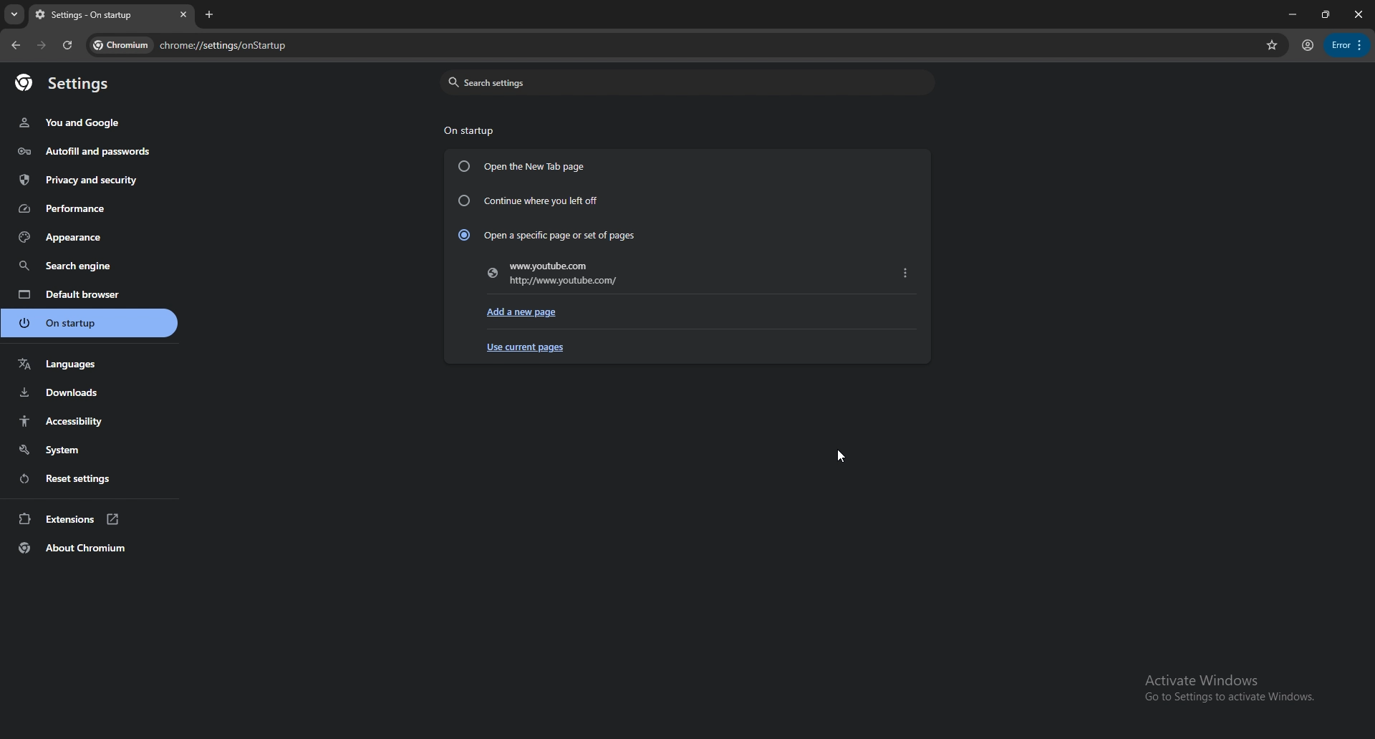 The width and height of the screenshot is (1375, 739). Describe the element at coordinates (211, 14) in the screenshot. I see `add tab` at that location.